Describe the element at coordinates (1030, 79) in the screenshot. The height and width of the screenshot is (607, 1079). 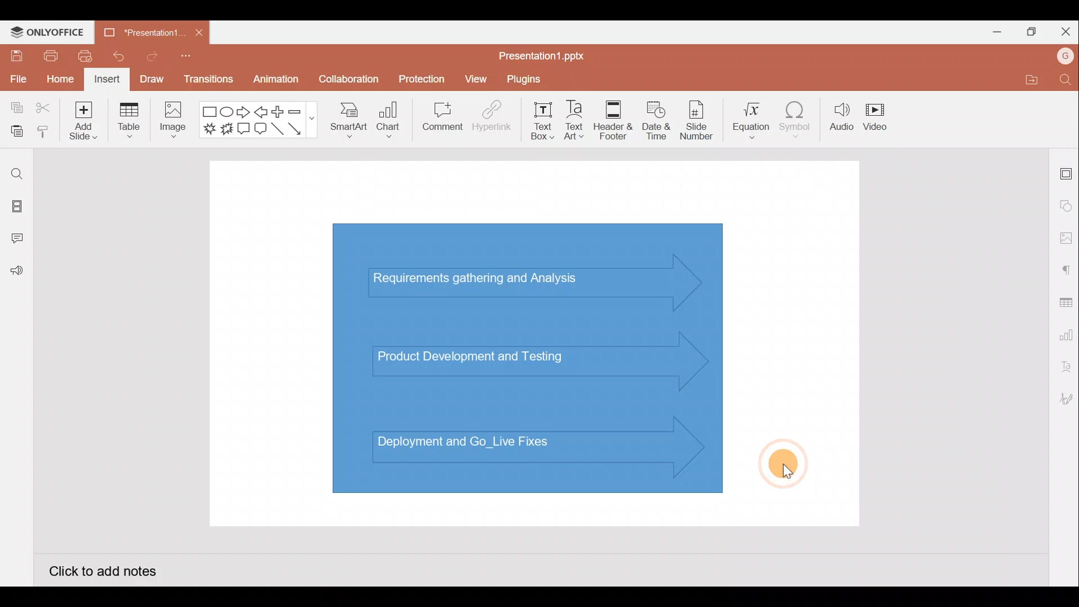
I see `Open file location` at that location.